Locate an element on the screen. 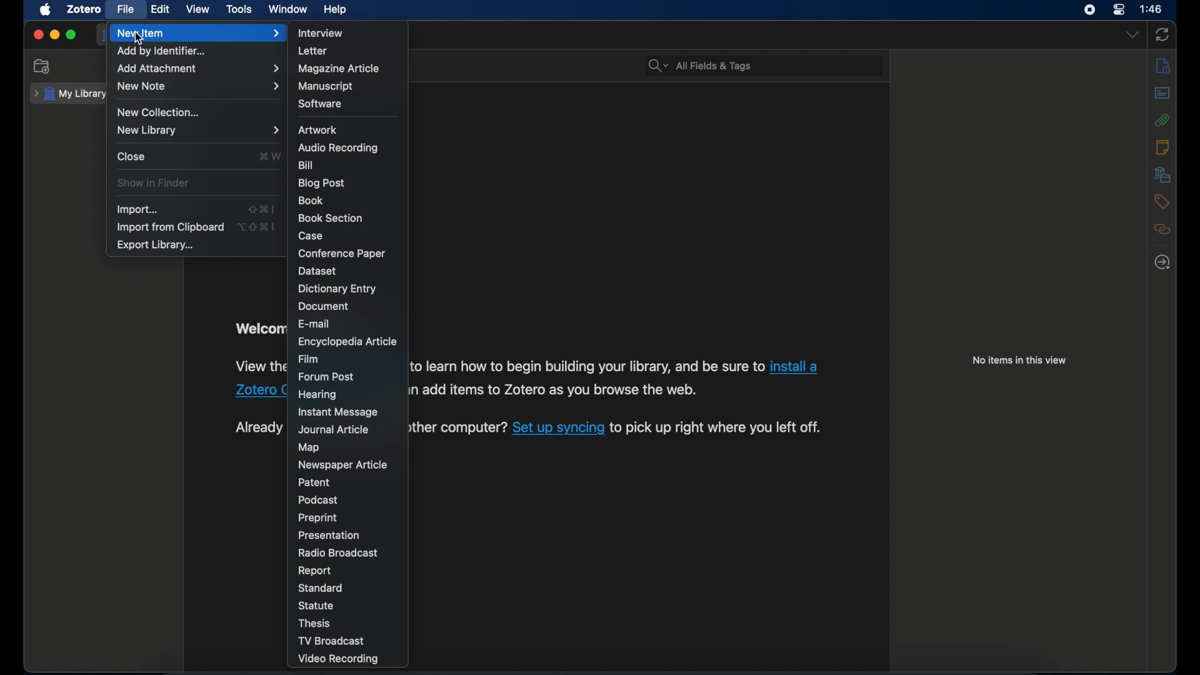 Image resolution: width=1200 pixels, height=675 pixels. All Fields & Tags is located at coordinates (764, 66).